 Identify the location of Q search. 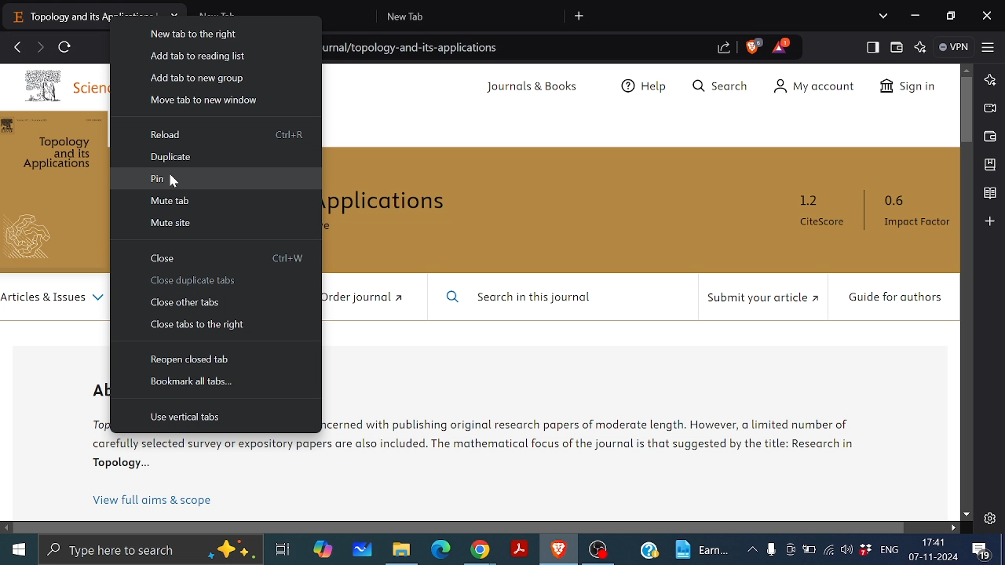
(725, 87).